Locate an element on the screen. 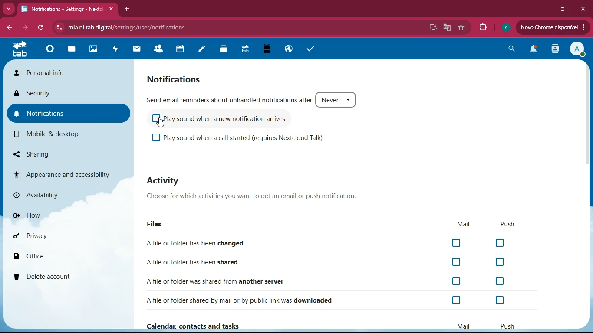 This screenshot has height=333, width=593. off is located at coordinates (154, 120).